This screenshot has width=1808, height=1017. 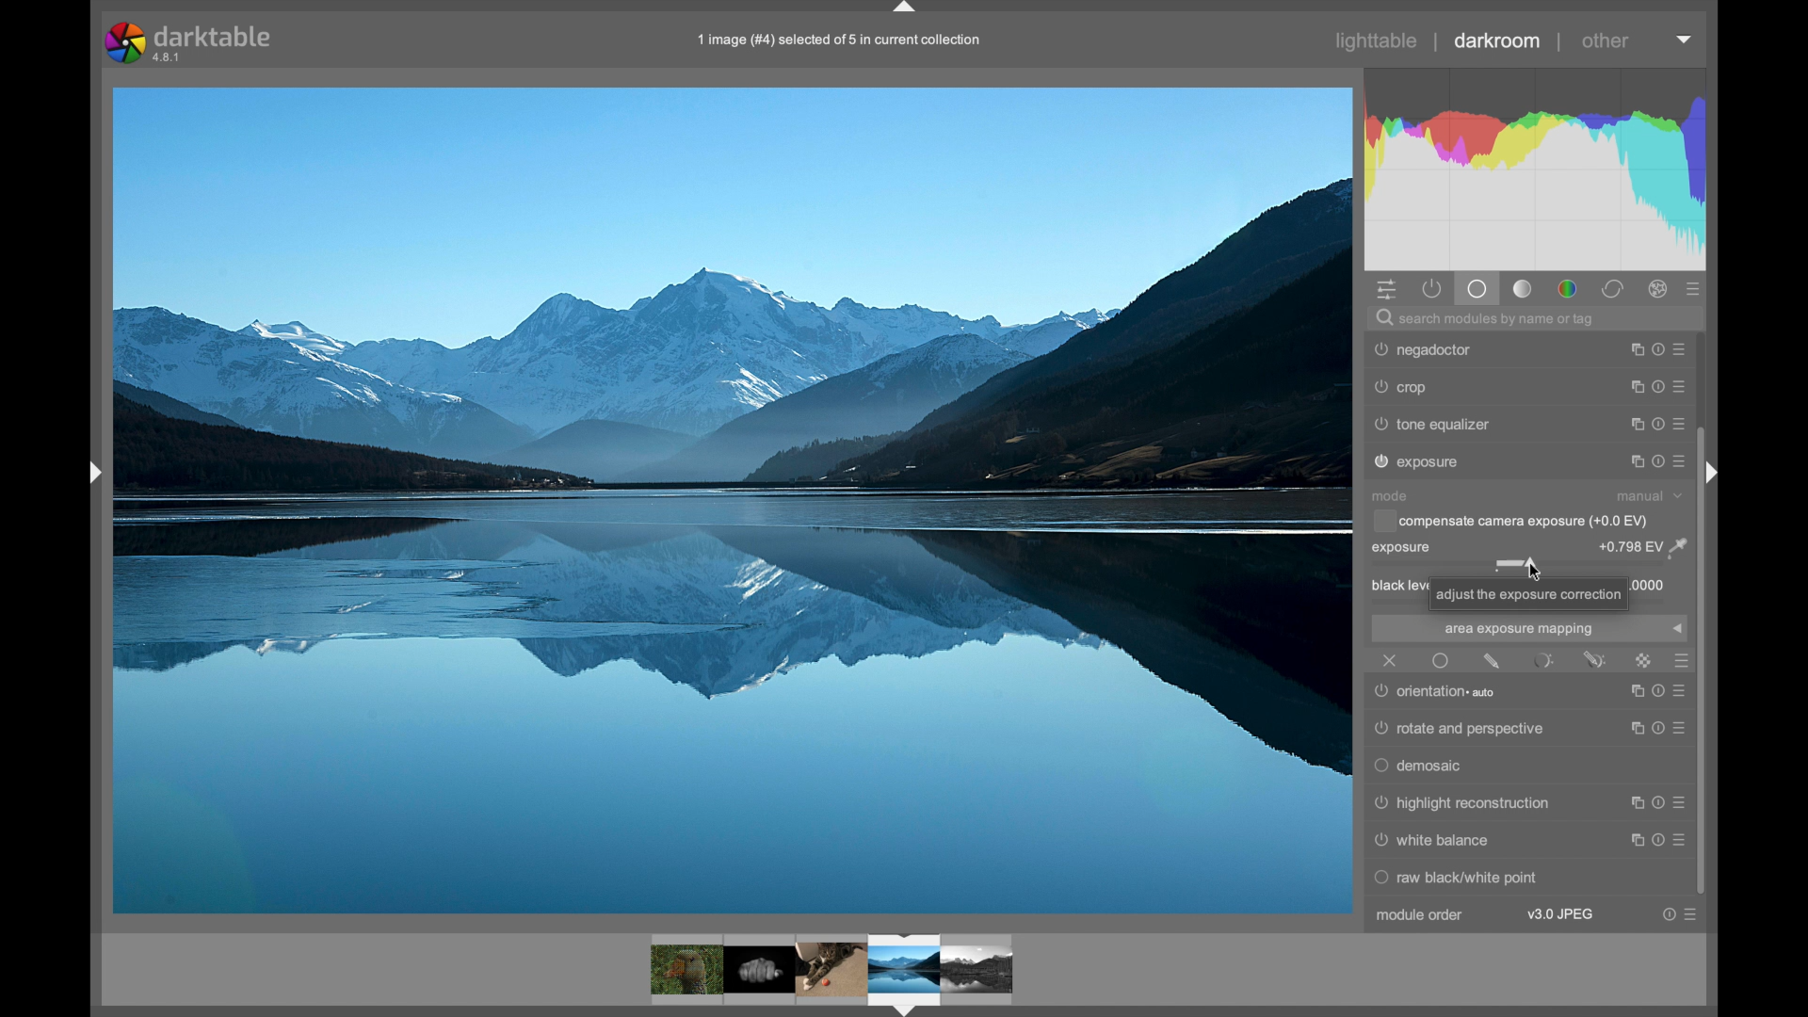 I want to click on menu, so click(x=1656, y=730).